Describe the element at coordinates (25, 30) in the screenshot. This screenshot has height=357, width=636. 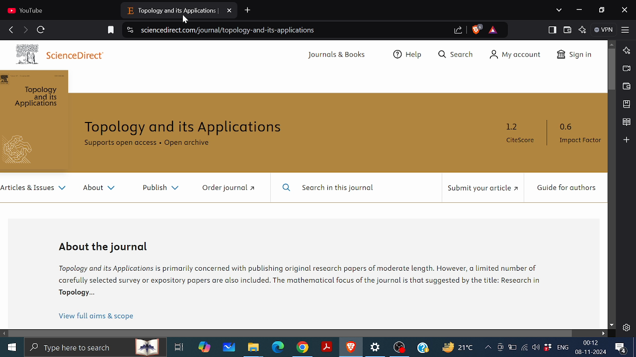
I see `move forward` at that location.